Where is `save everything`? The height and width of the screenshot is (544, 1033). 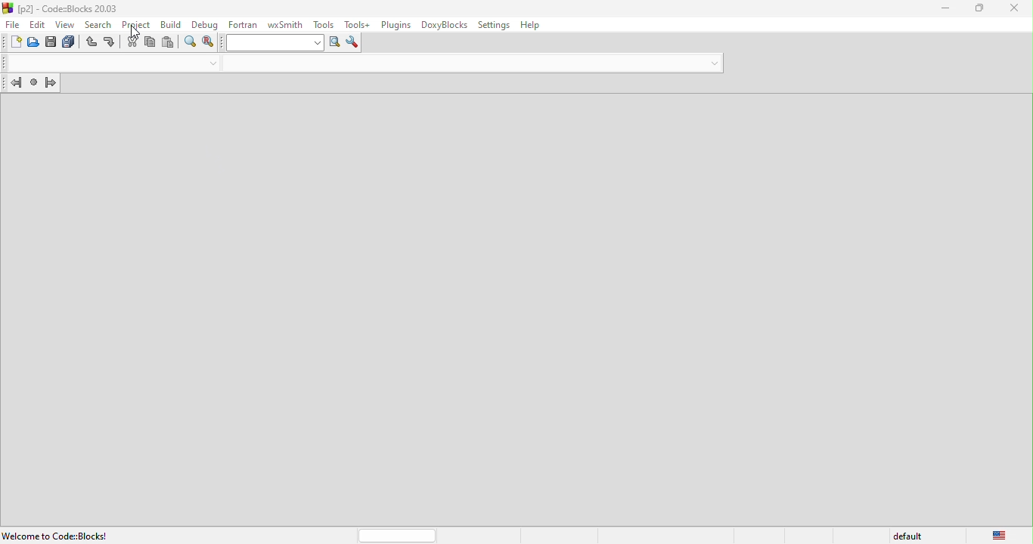
save everything is located at coordinates (71, 43).